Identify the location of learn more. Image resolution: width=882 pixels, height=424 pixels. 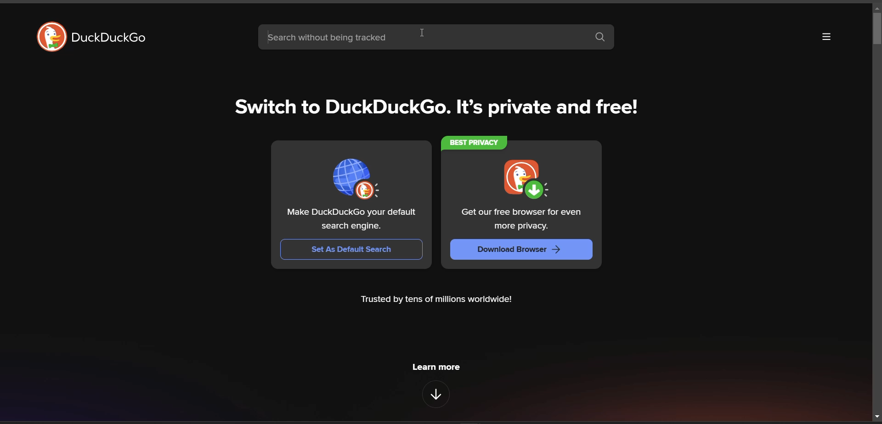
(436, 366).